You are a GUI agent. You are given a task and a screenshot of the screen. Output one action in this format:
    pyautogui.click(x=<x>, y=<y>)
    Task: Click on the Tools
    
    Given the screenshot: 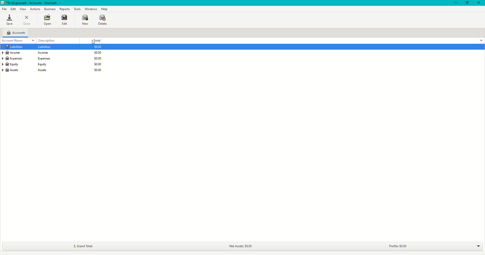 What is the action you would take?
    pyautogui.click(x=77, y=9)
    